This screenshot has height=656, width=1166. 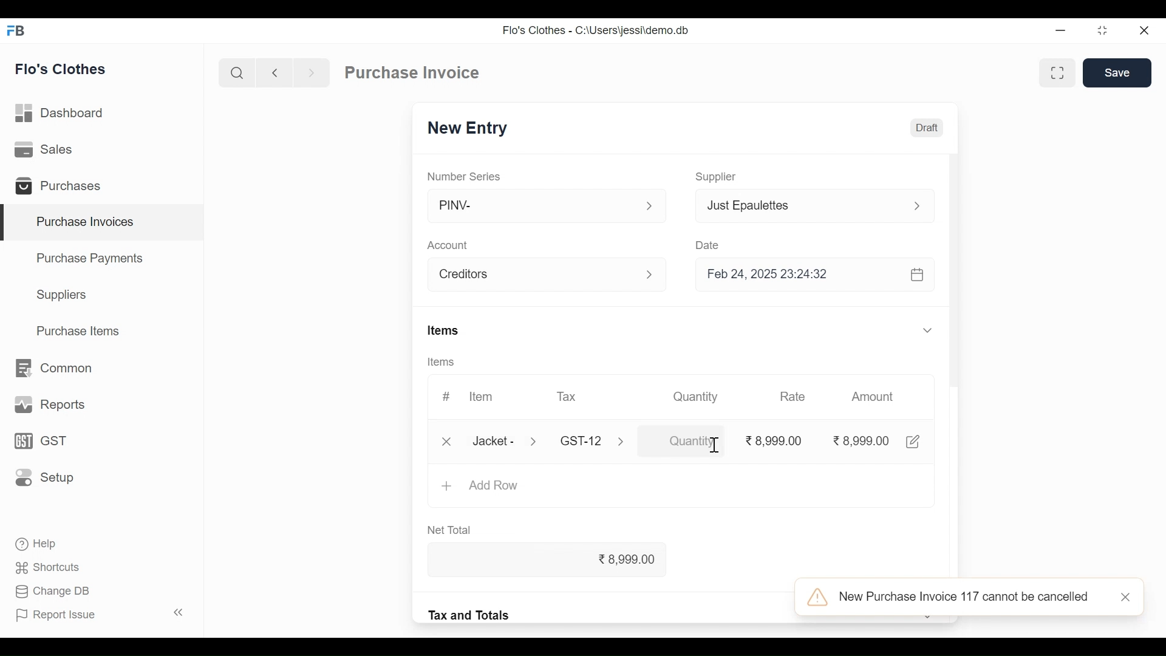 I want to click on 8,999.00, so click(x=561, y=561).